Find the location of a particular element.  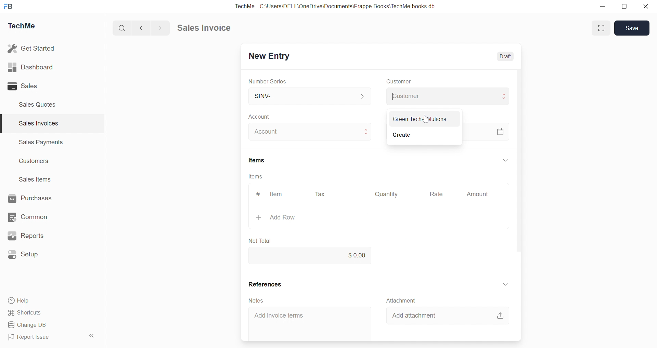

Add Row is located at coordinates (276, 217).